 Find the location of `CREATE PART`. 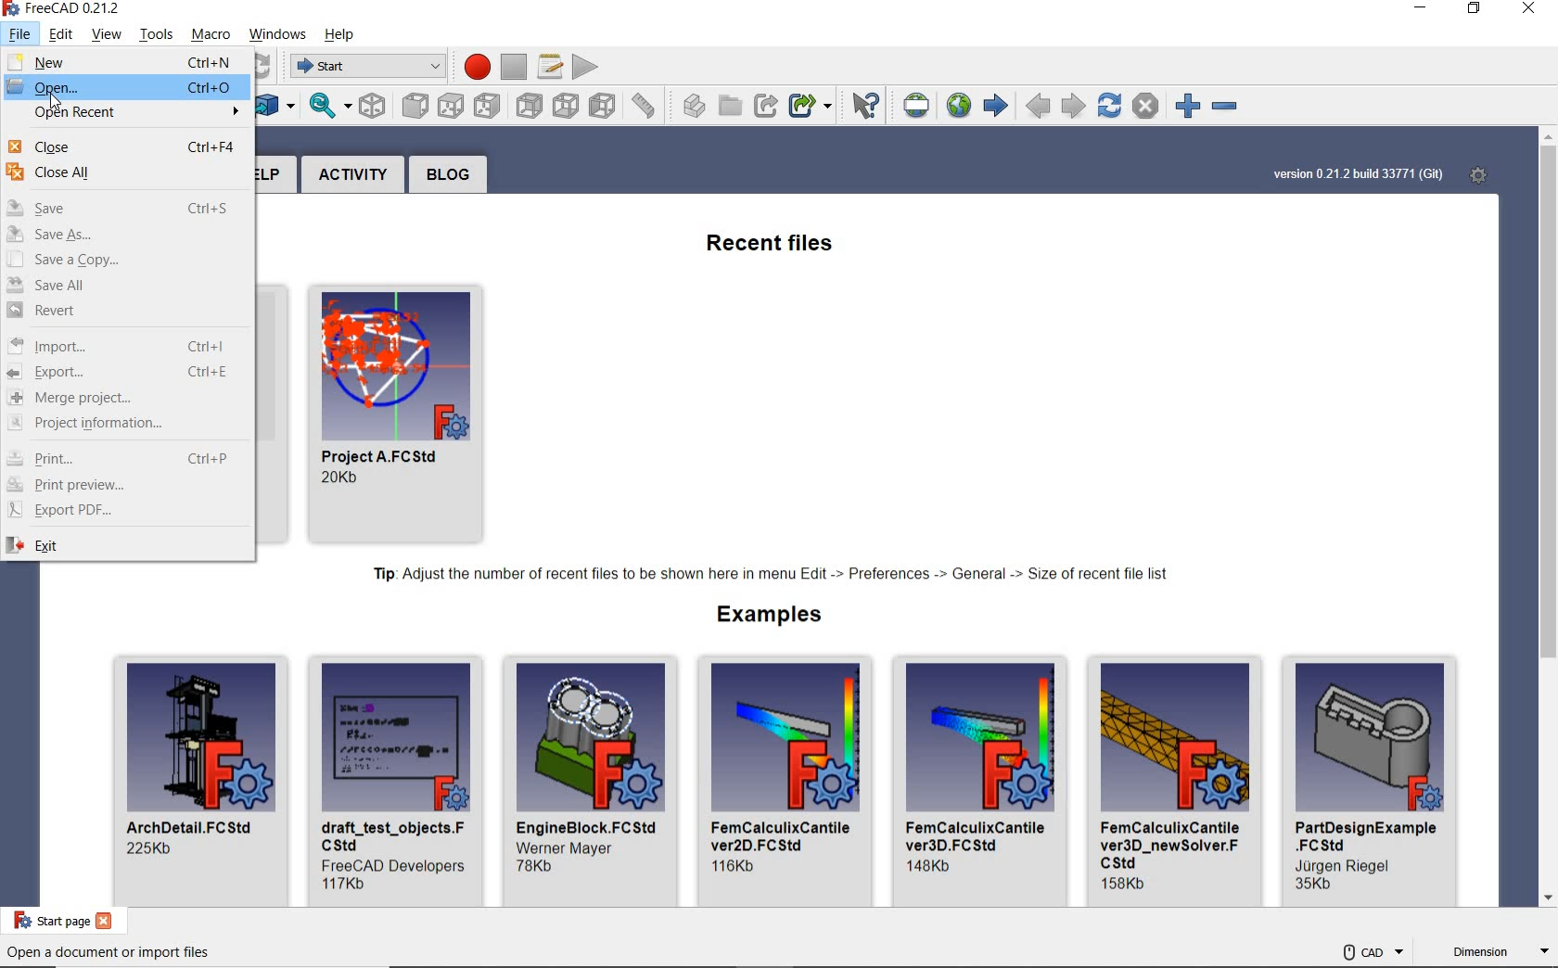

CREATE PART is located at coordinates (690, 105).